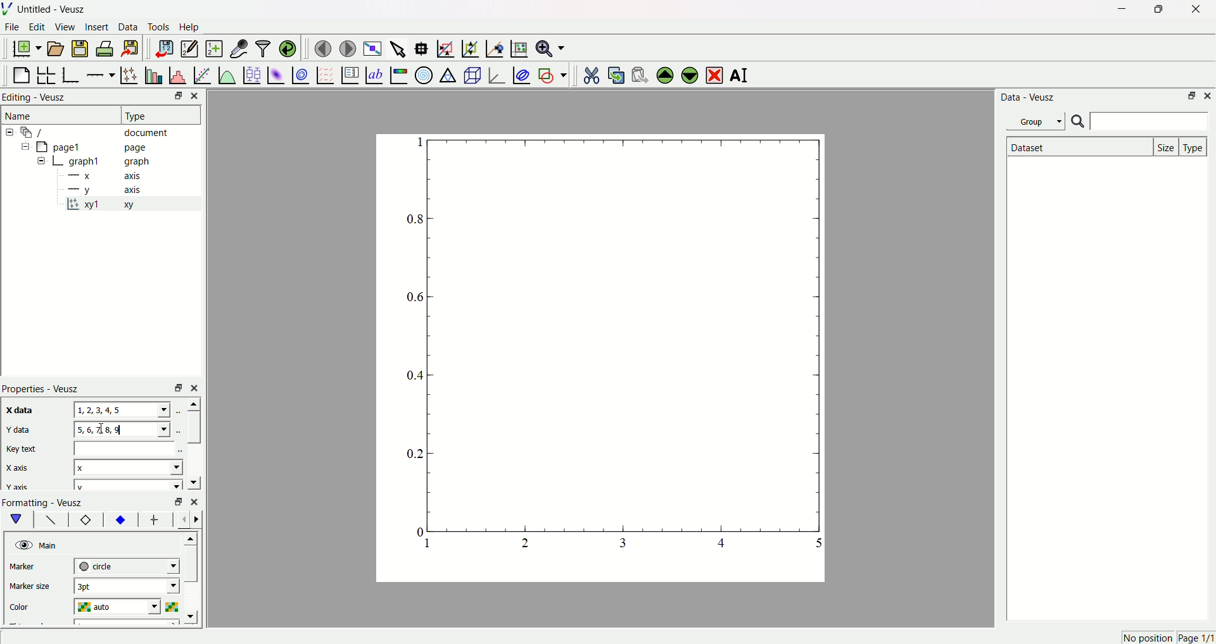 This screenshot has height=644, width=1216. I want to click on Marker, so click(34, 567).